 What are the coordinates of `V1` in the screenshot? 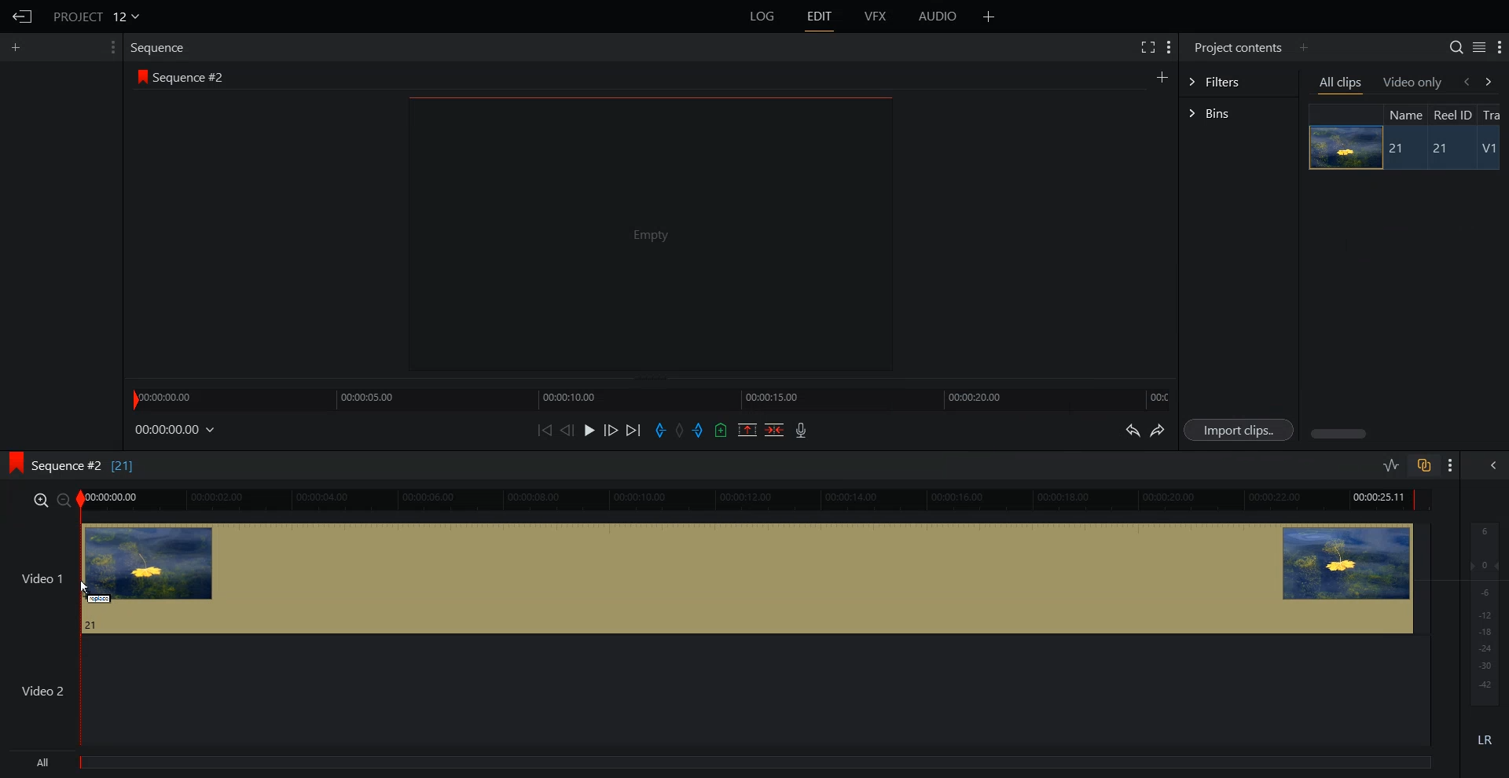 It's located at (1489, 149).